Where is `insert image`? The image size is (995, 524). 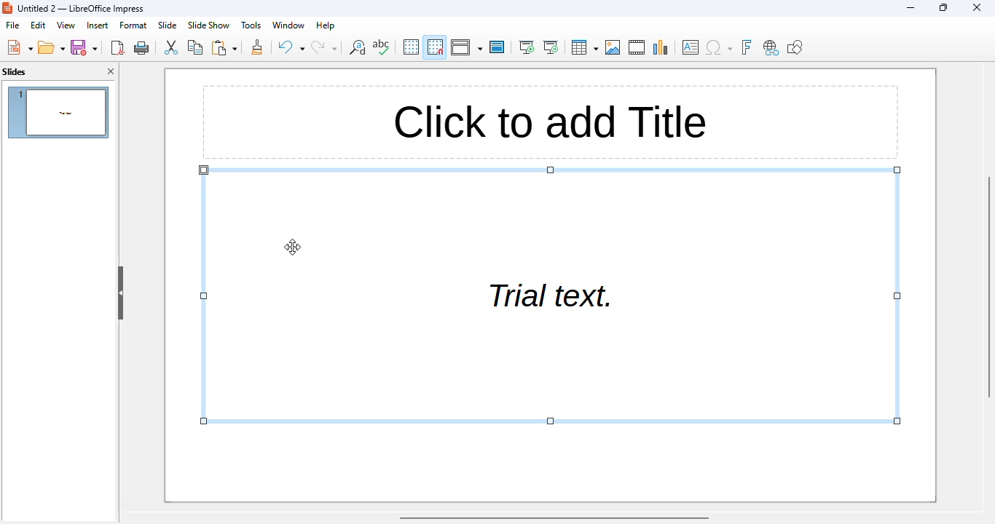 insert image is located at coordinates (613, 47).